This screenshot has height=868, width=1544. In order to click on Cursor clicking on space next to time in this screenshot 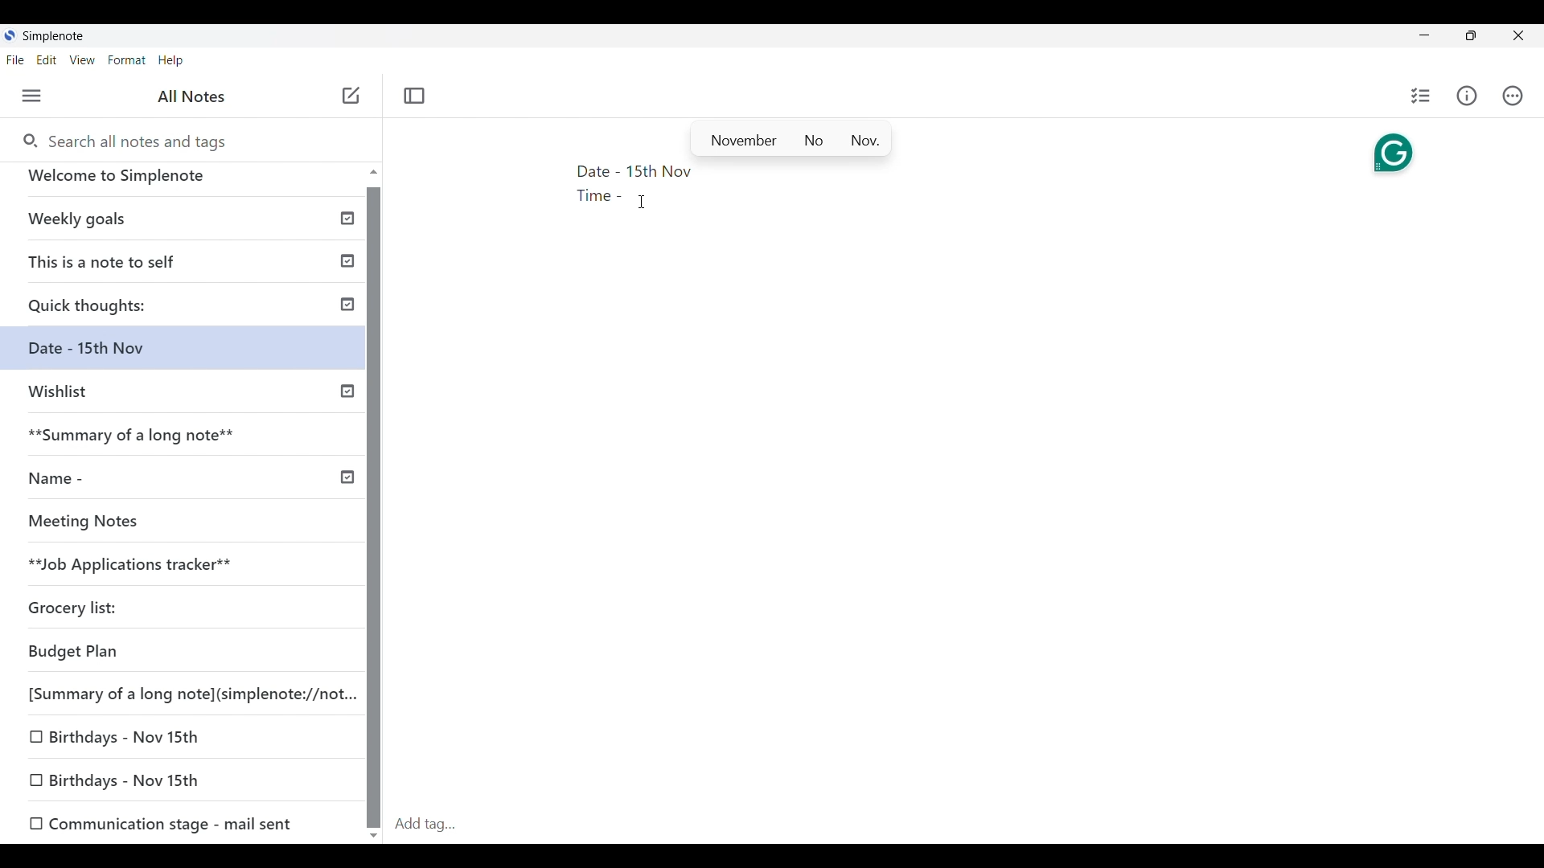, I will do `click(642, 202)`.